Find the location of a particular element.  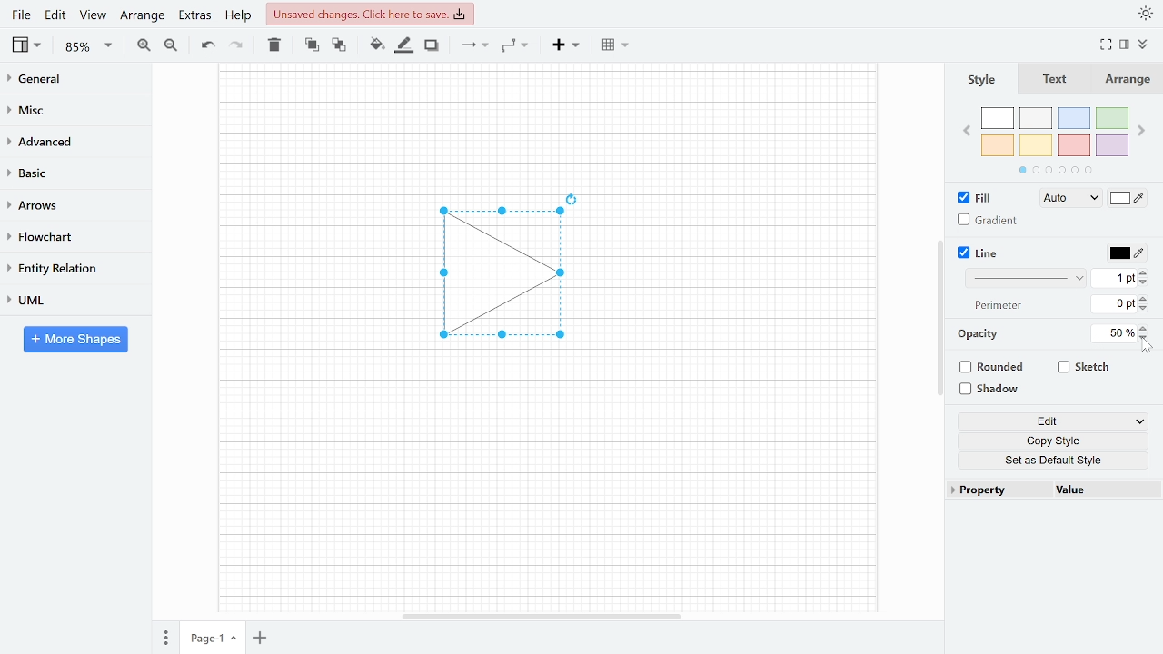

Fullscreen is located at coordinates (1108, 45).